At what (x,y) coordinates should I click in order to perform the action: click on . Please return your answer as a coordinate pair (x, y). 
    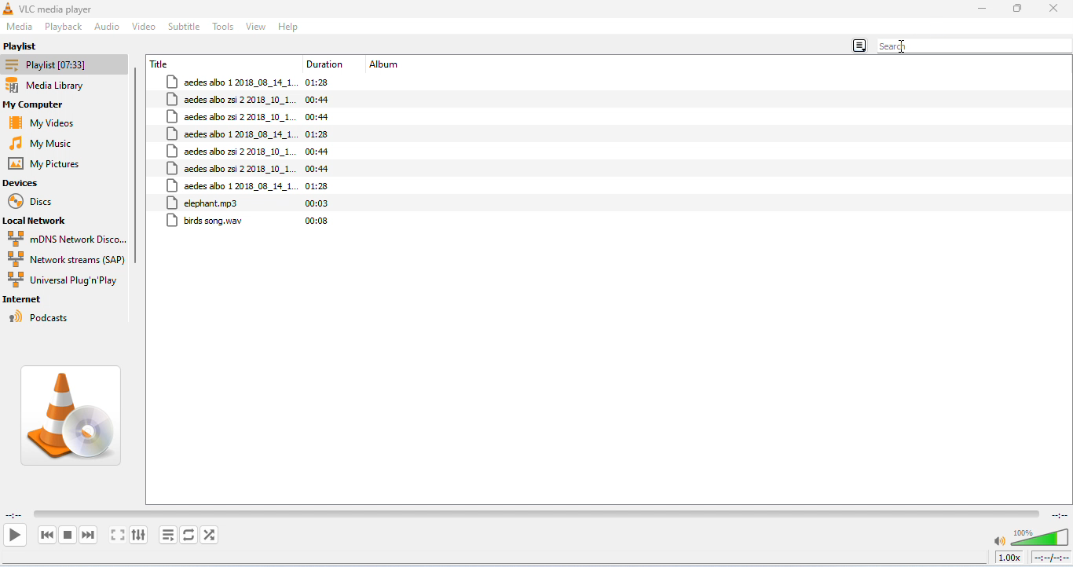
    Looking at the image, I should click on (1017, 9).